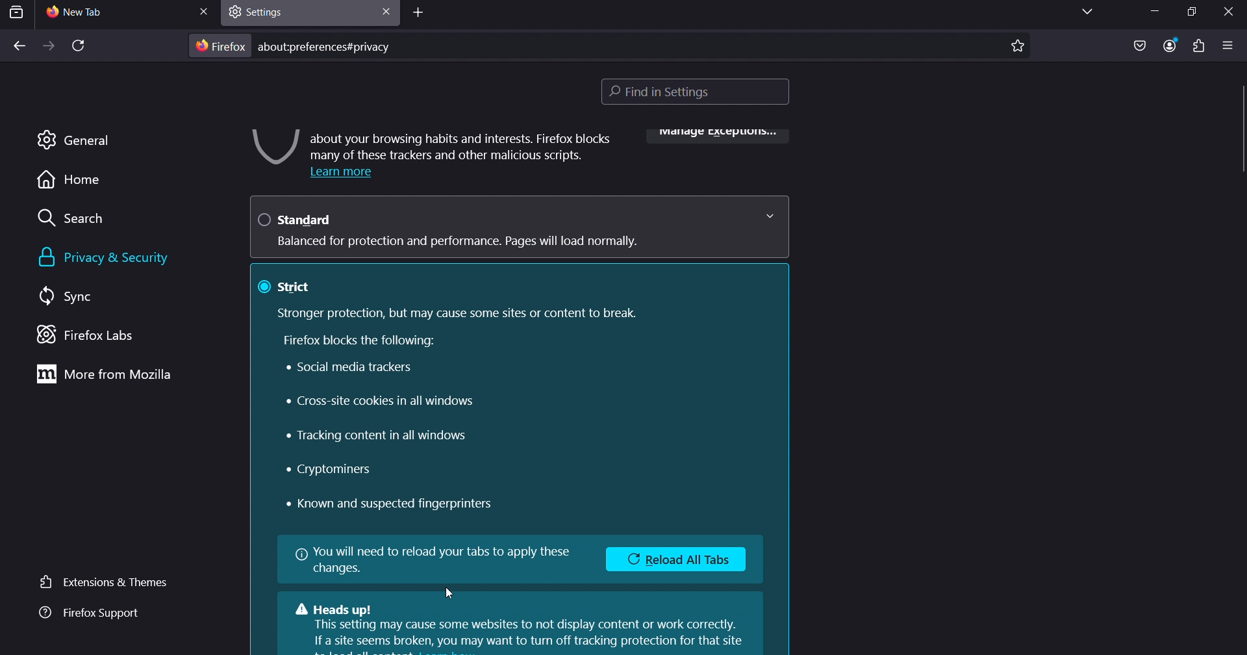  What do you see at coordinates (100, 336) in the screenshot?
I see `firefox labs` at bounding box center [100, 336].